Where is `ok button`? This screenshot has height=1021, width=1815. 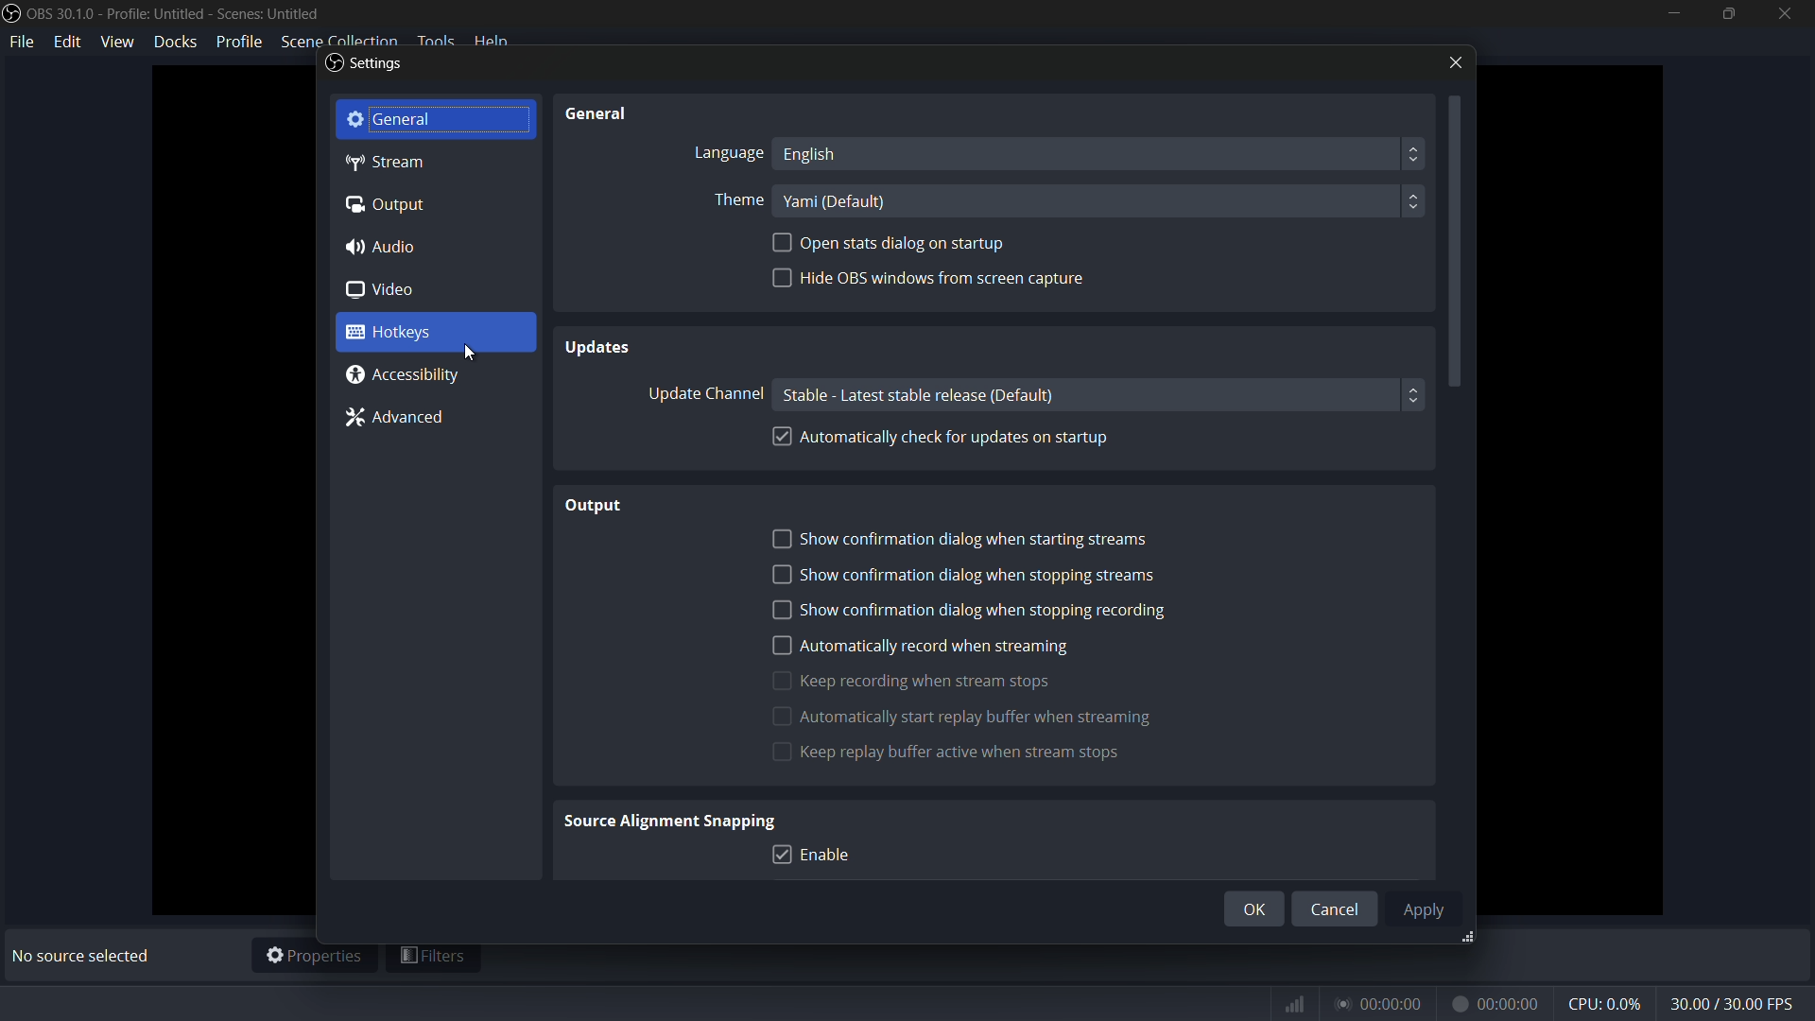
ok button is located at coordinates (1253, 910).